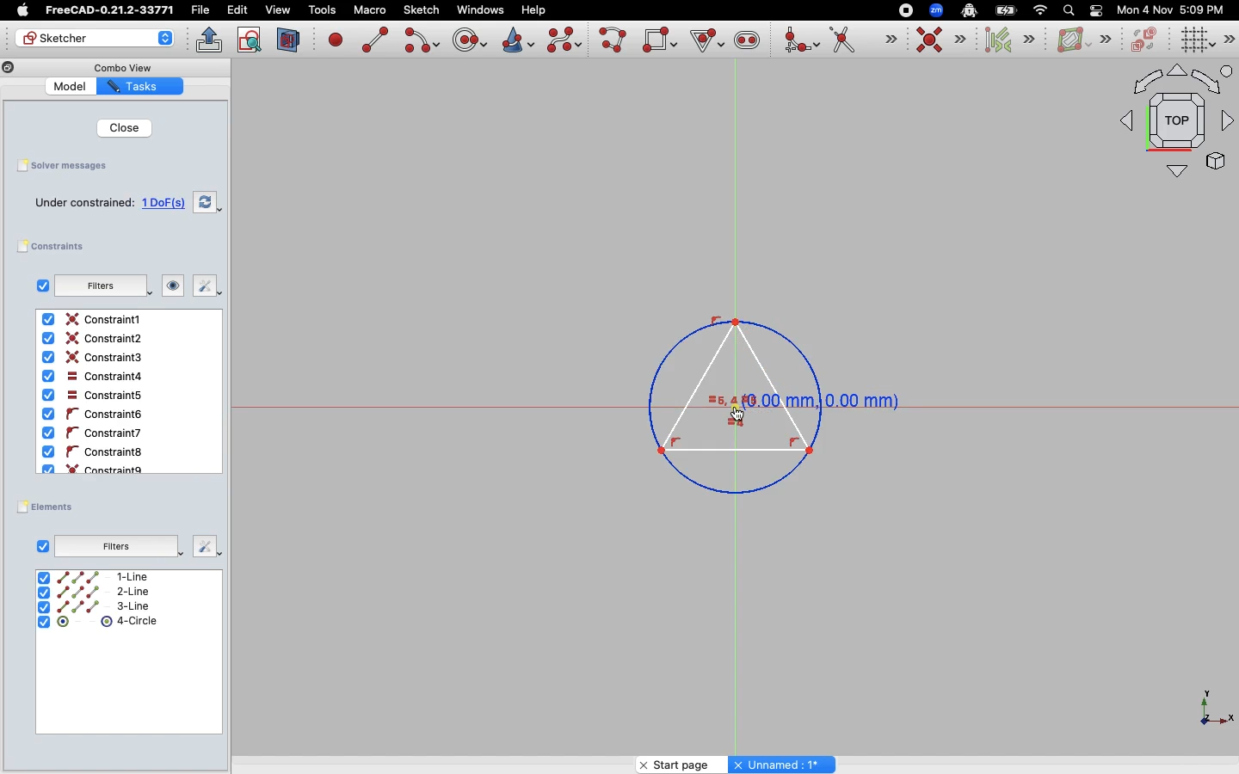 This screenshot has width=1239, height=774. What do you see at coordinates (421, 40) in the screenshot?
I see `Create arc` at bounding box center [421, 40].